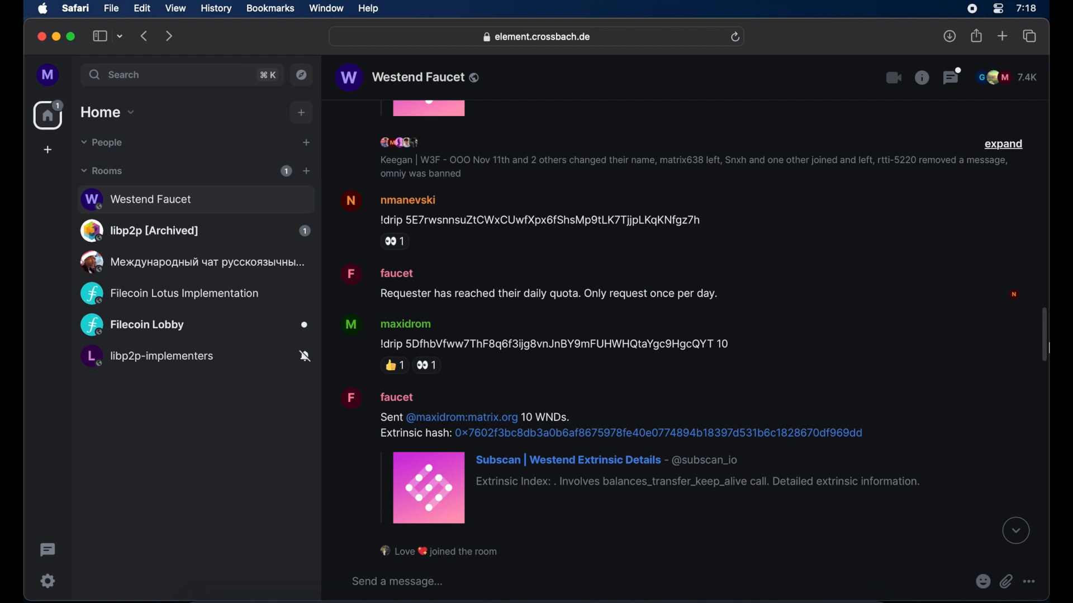  I want to click on send a message, so click(400, 581).